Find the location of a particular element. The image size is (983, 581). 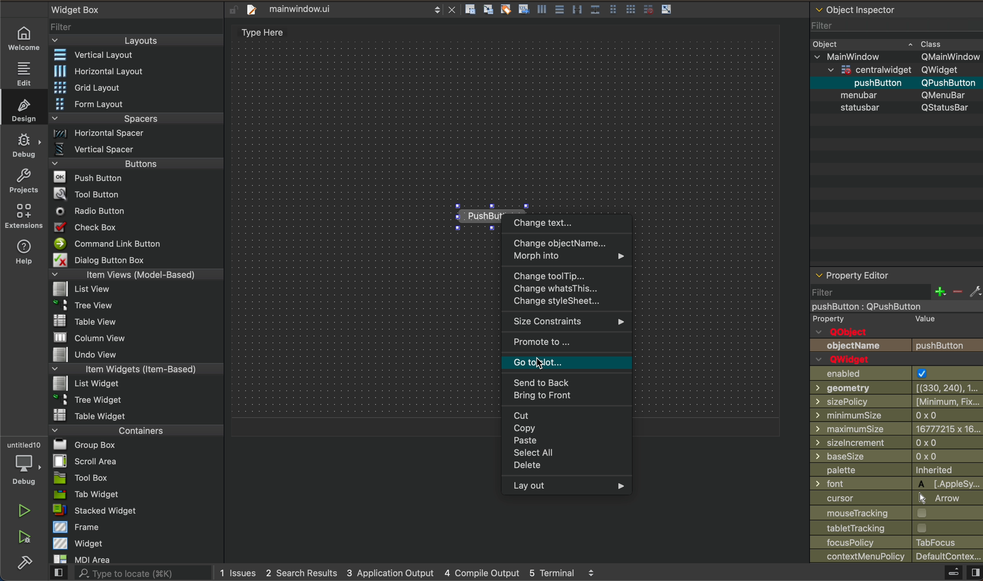

debug is located at coordinates (23, 146).